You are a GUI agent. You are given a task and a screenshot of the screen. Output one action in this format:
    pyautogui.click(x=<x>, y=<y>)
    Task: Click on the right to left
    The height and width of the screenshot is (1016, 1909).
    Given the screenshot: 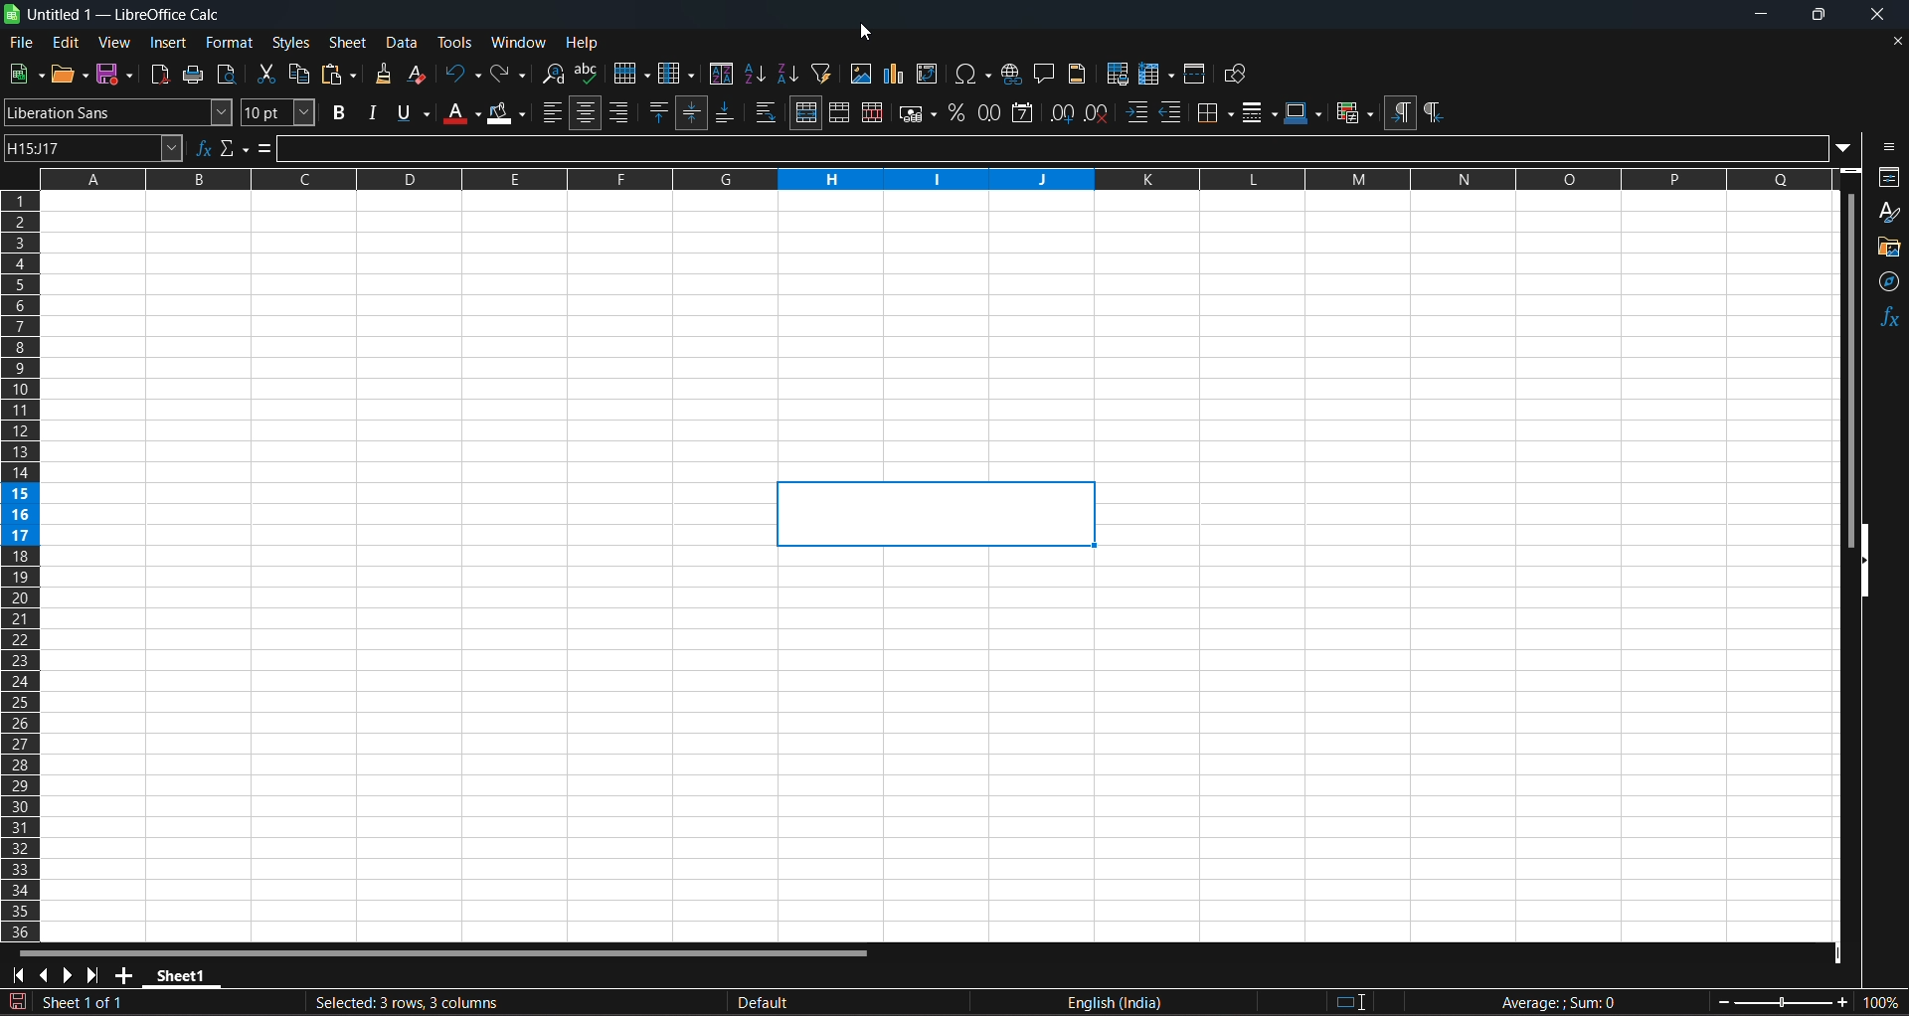 What is the action you would take?
    pyautogui.click(x=1433, y=112)
    